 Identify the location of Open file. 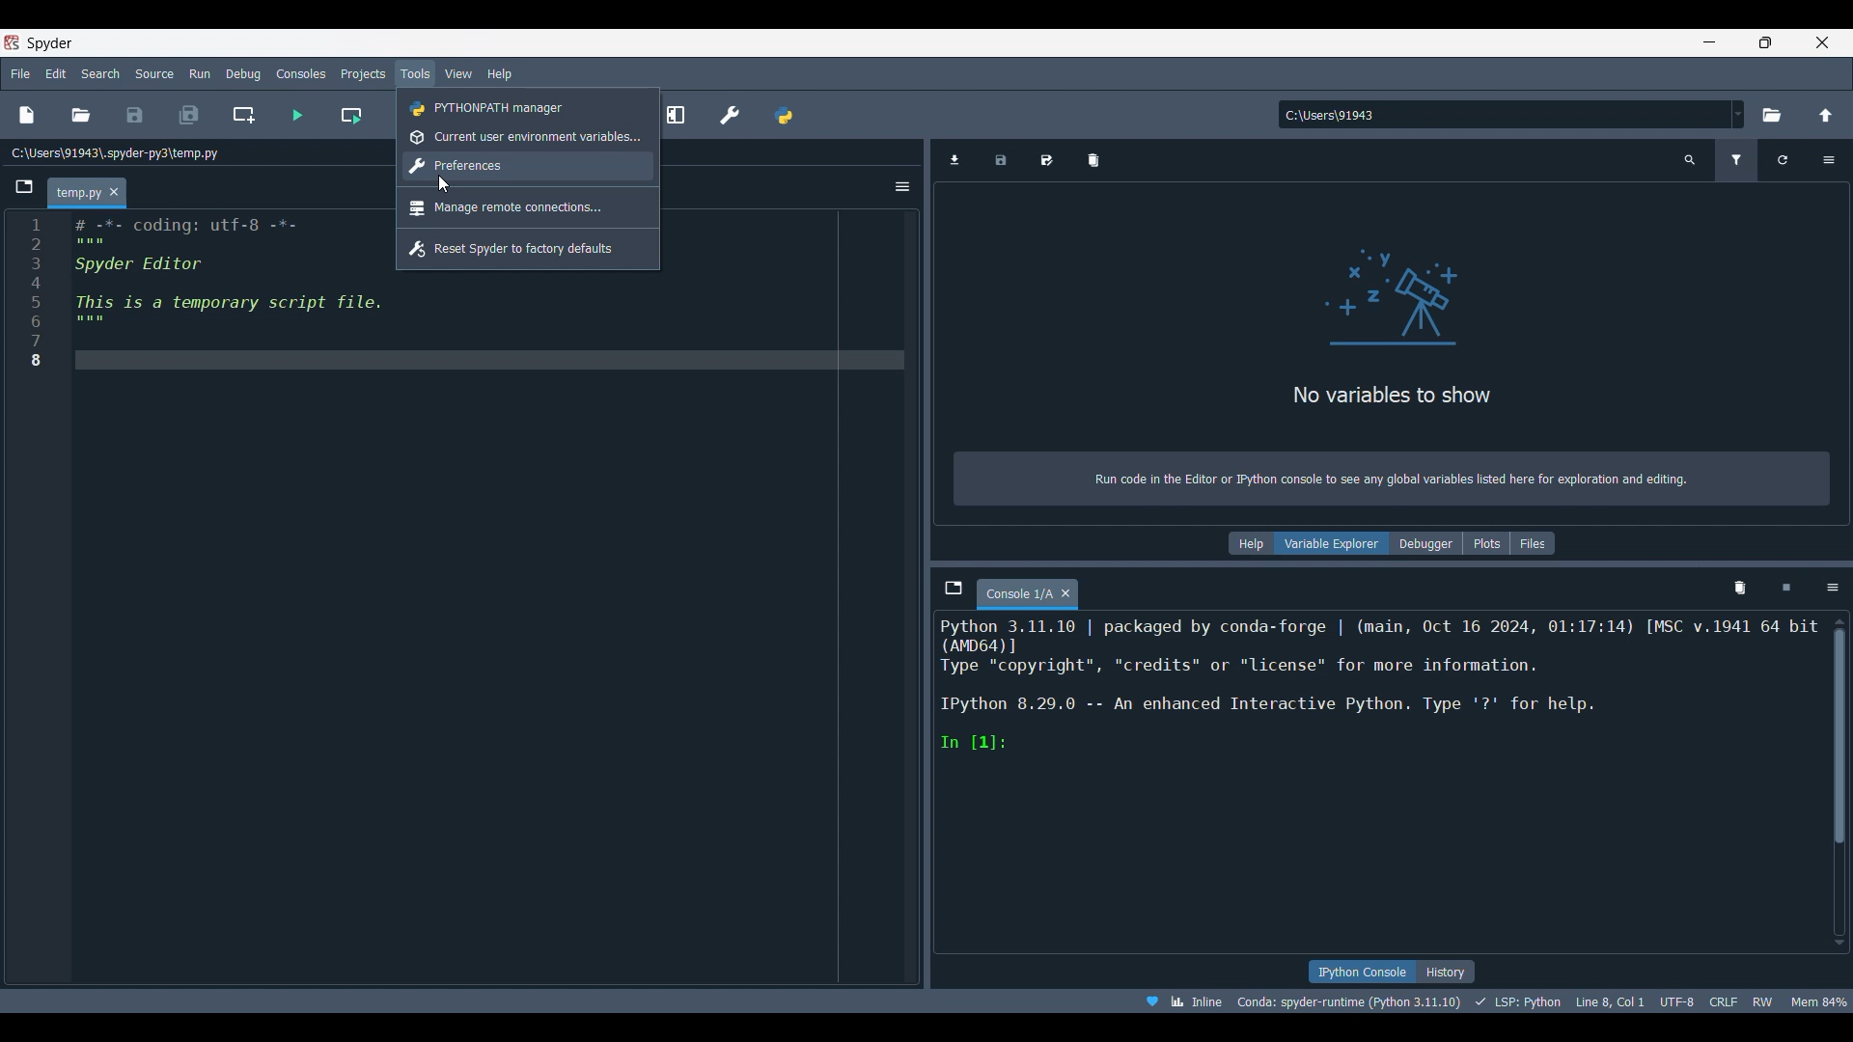
(81, 115).